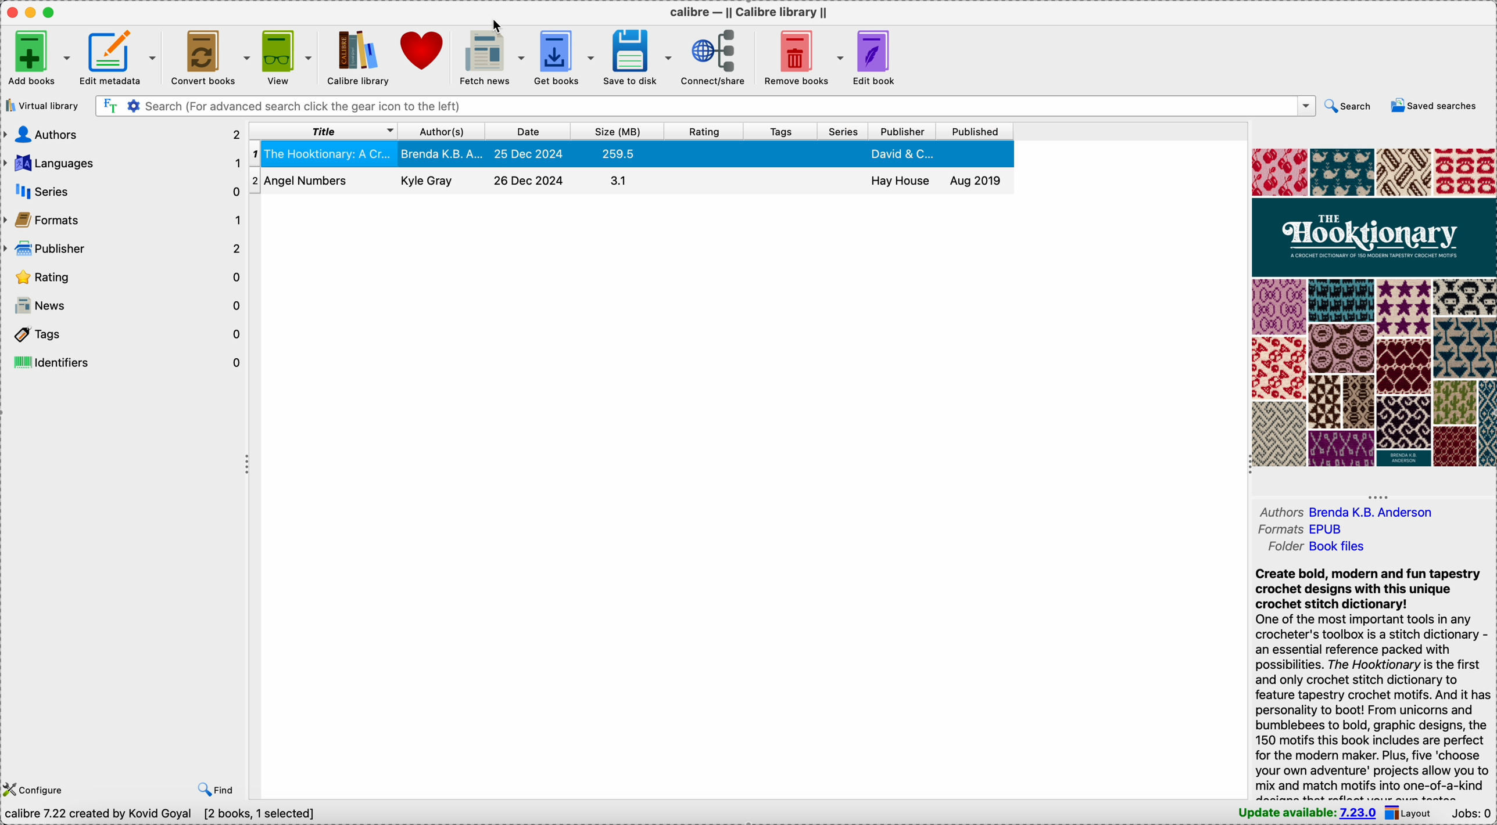 The height and width of the screenshot is (825, 1497). I want to click on remove books, so click(803, 56).